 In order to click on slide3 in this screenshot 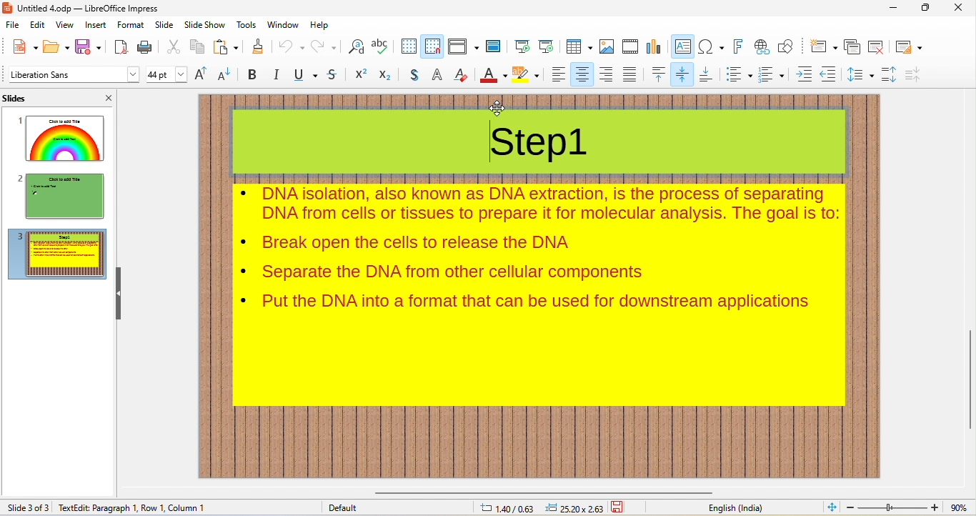, I will do `click(56, 254)`.